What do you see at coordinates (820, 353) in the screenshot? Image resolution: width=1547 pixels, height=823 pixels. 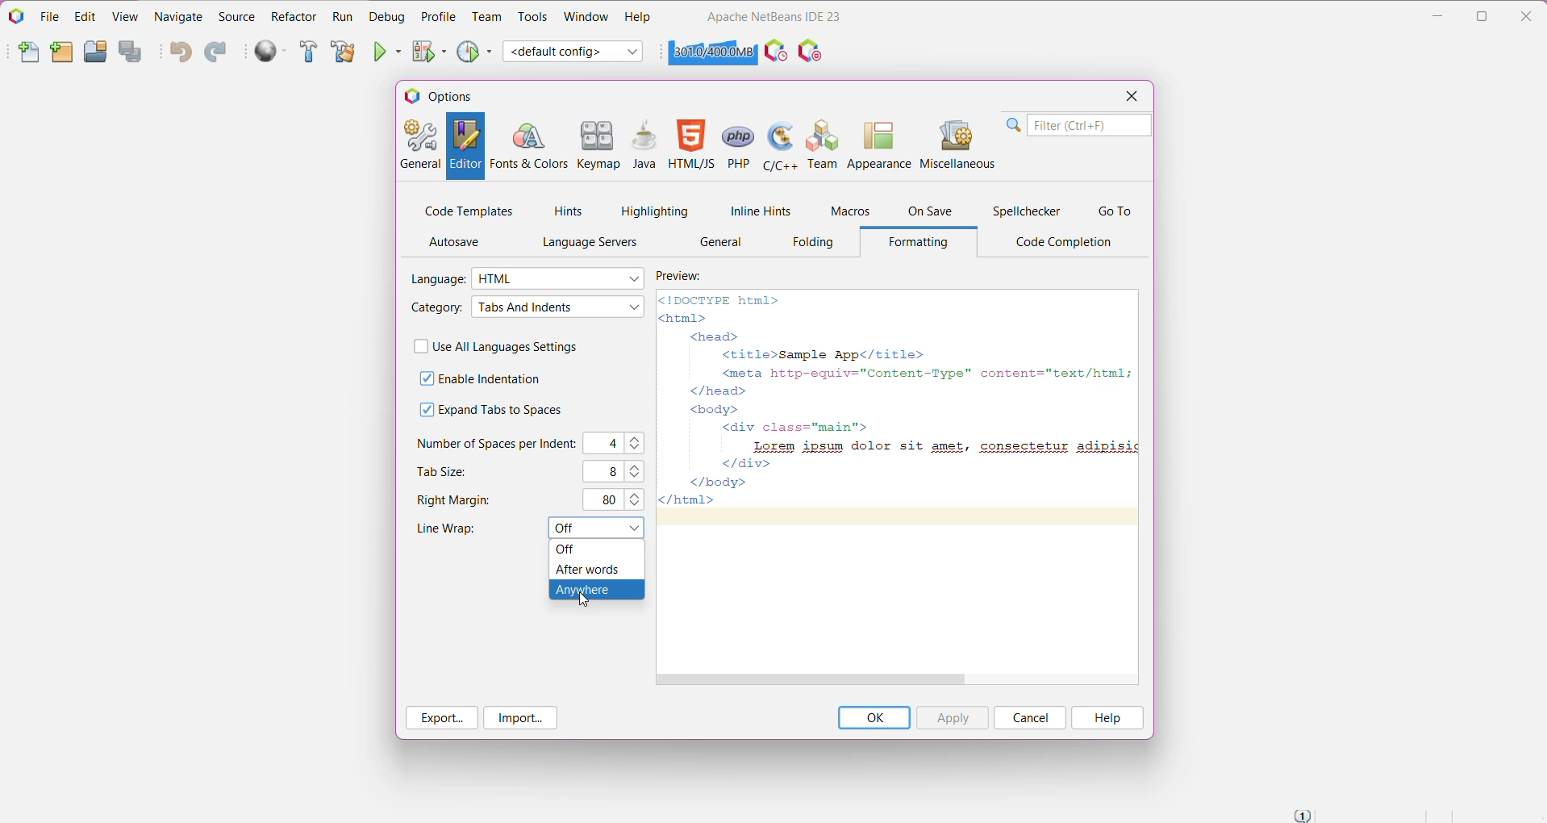 I see `<title>Sample App</title>` at bounding box center [820, 353].